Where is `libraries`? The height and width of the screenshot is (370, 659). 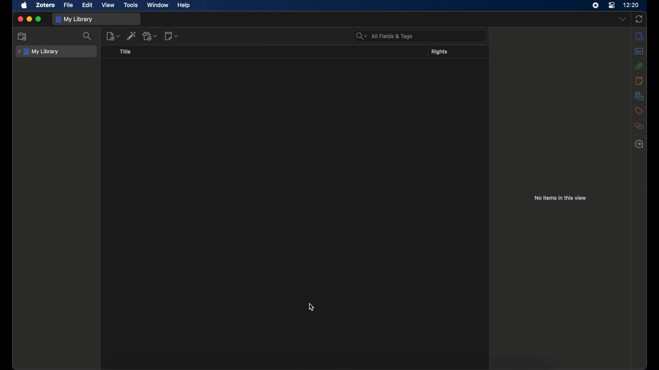
libraries is located at coordinates (639, 96).